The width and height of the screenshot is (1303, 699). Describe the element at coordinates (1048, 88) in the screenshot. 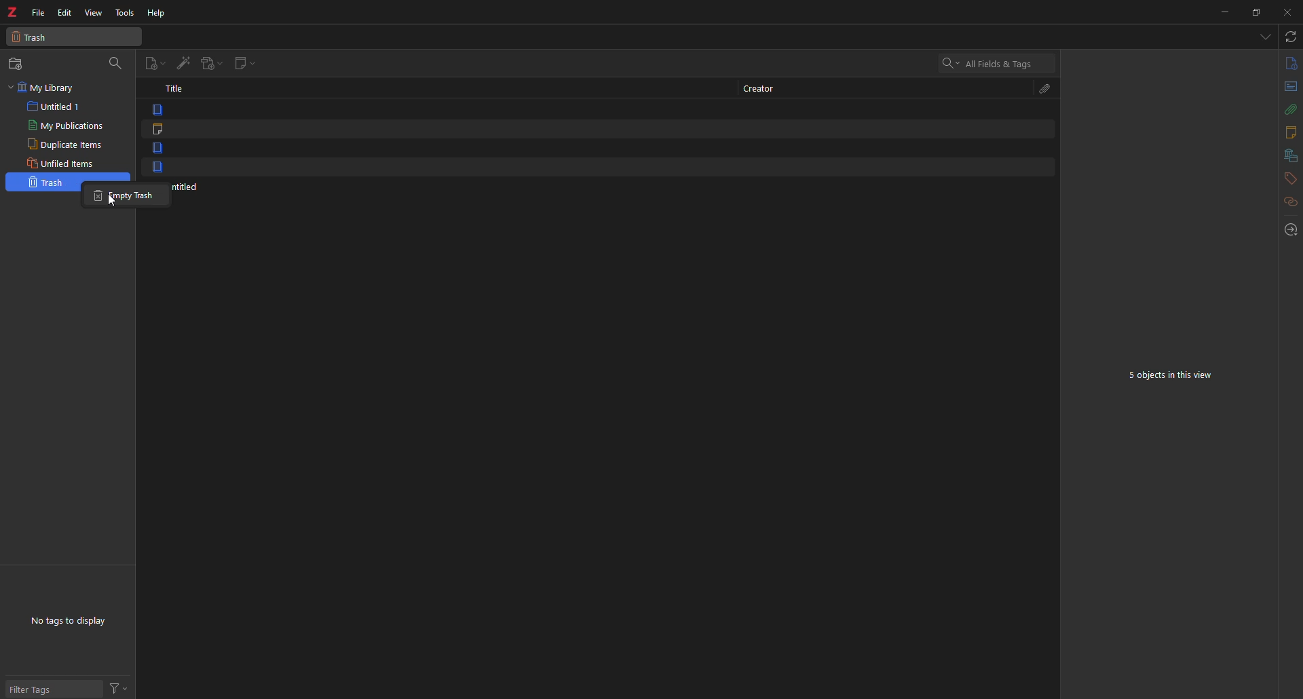

I see `attach` at that location.